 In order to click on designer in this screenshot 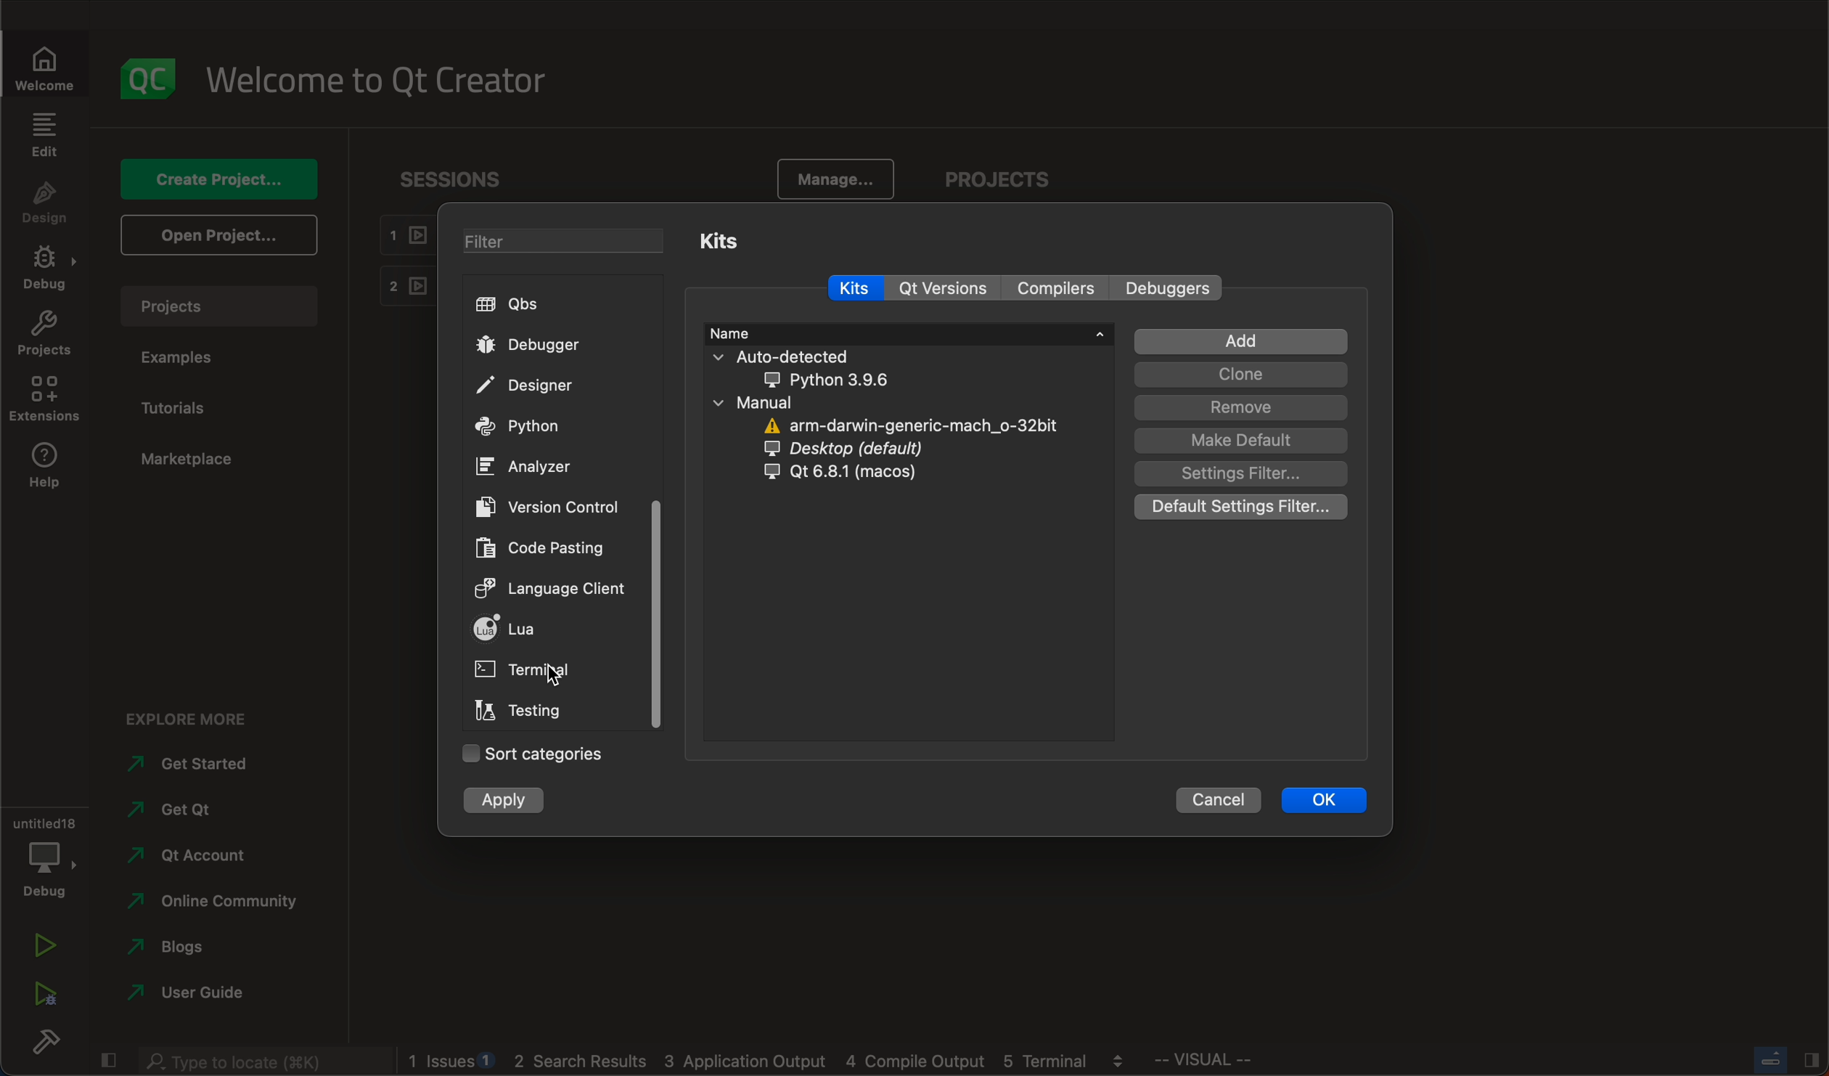, I will do `click(539, 385)`.